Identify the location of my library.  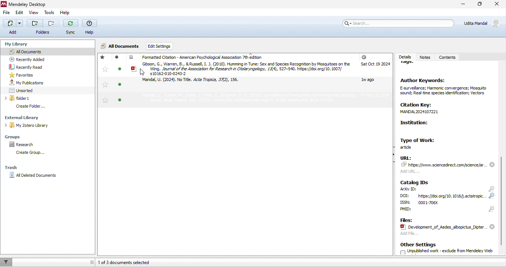
(15, 43).